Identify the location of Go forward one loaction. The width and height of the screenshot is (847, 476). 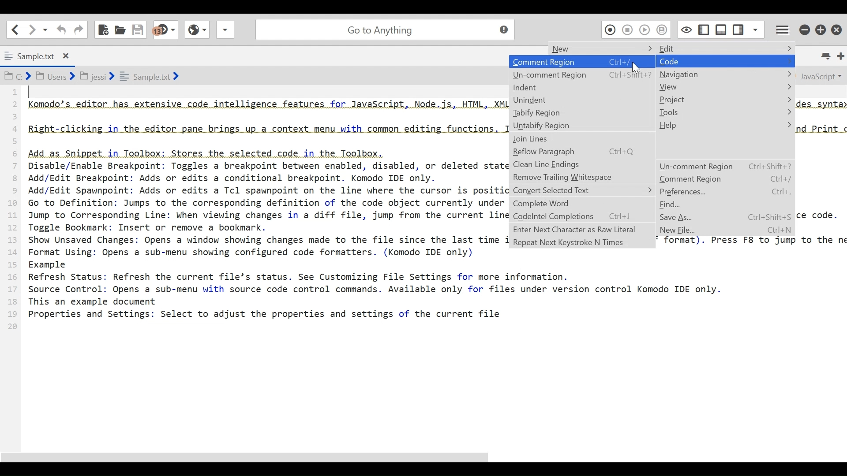
(31, 30).